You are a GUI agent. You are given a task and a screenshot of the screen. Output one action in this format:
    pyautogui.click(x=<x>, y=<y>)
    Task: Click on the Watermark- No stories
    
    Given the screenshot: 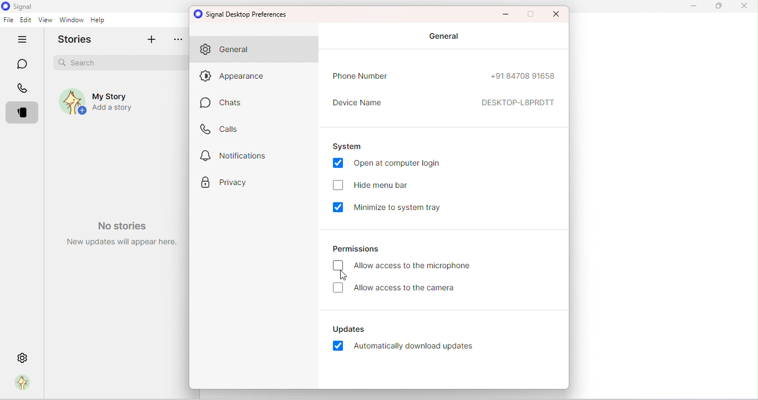 What is the action you would take?
    pyautogui.click(x=121, y=232)
    